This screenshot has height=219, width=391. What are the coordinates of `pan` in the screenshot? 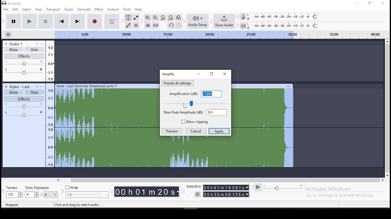 It's located at (24, 71).